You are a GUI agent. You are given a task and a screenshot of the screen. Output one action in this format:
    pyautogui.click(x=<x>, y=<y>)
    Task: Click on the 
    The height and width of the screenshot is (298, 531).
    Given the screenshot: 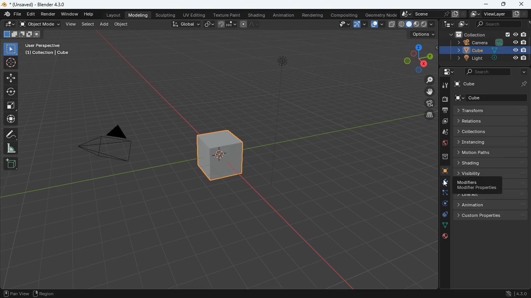 What is the action you would take?
    pyautogui.click(x=514, y=58)
    